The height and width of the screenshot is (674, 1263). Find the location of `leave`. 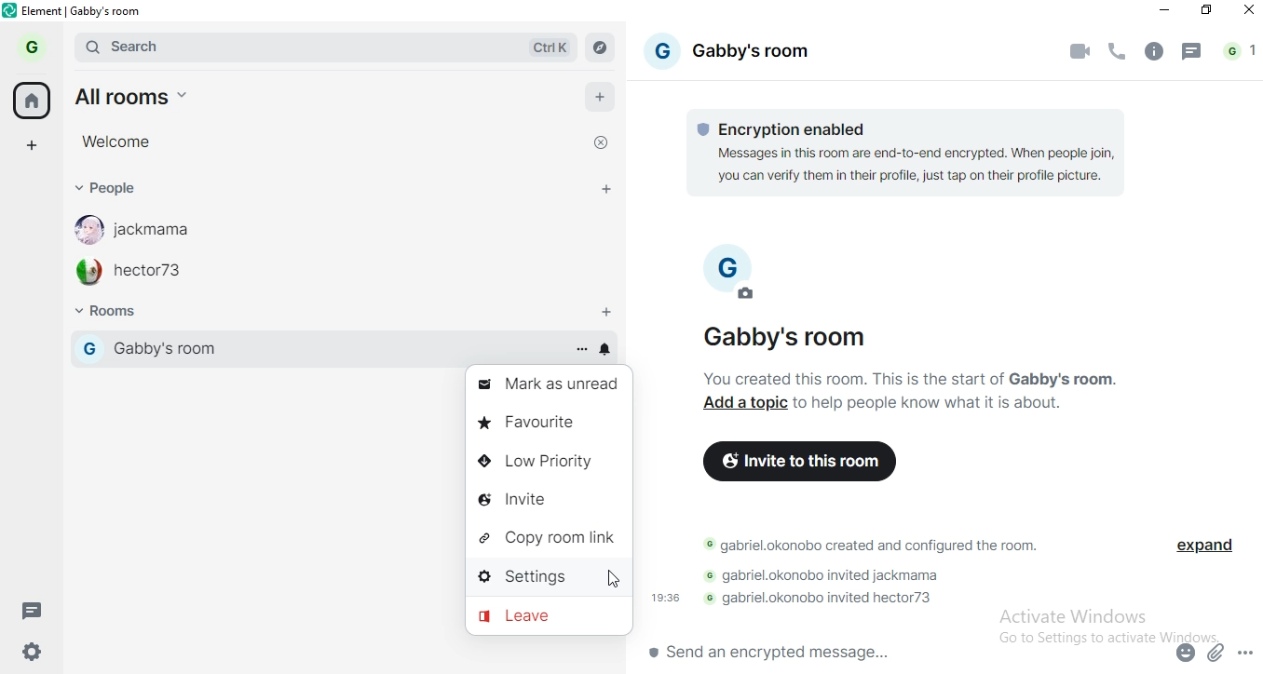

leave is located at coordinates (551, 620).